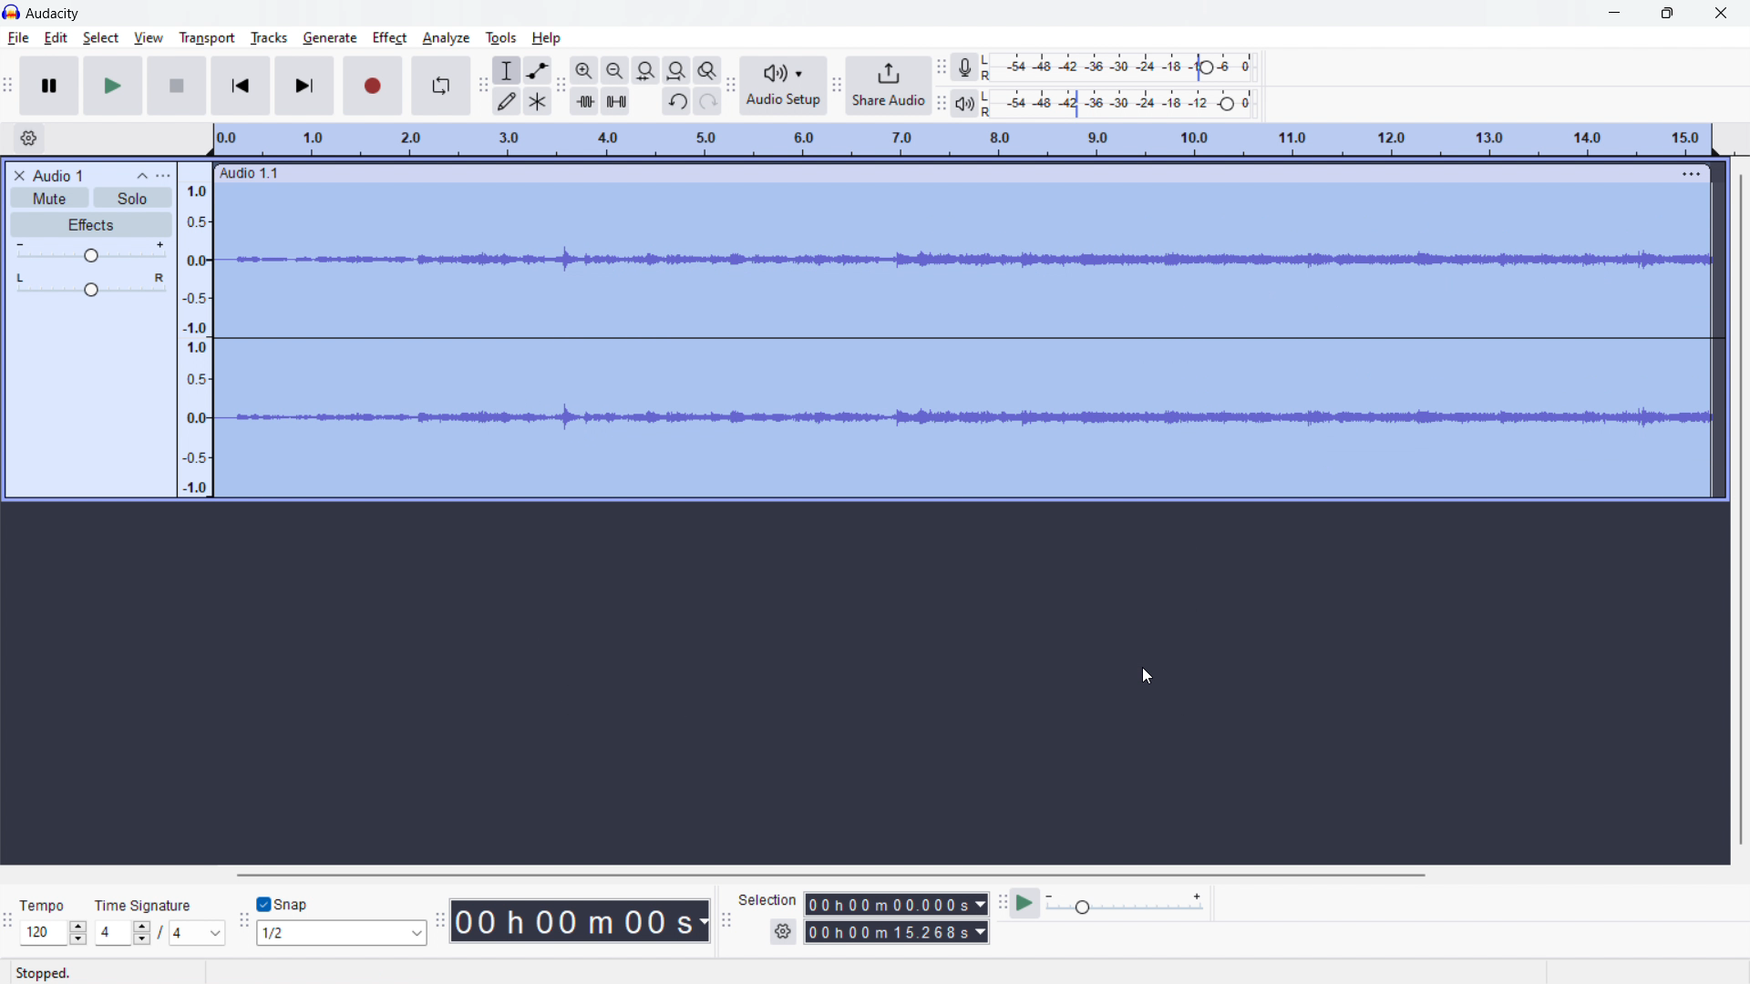  I want to click on time toolbar, so click(439, 923).